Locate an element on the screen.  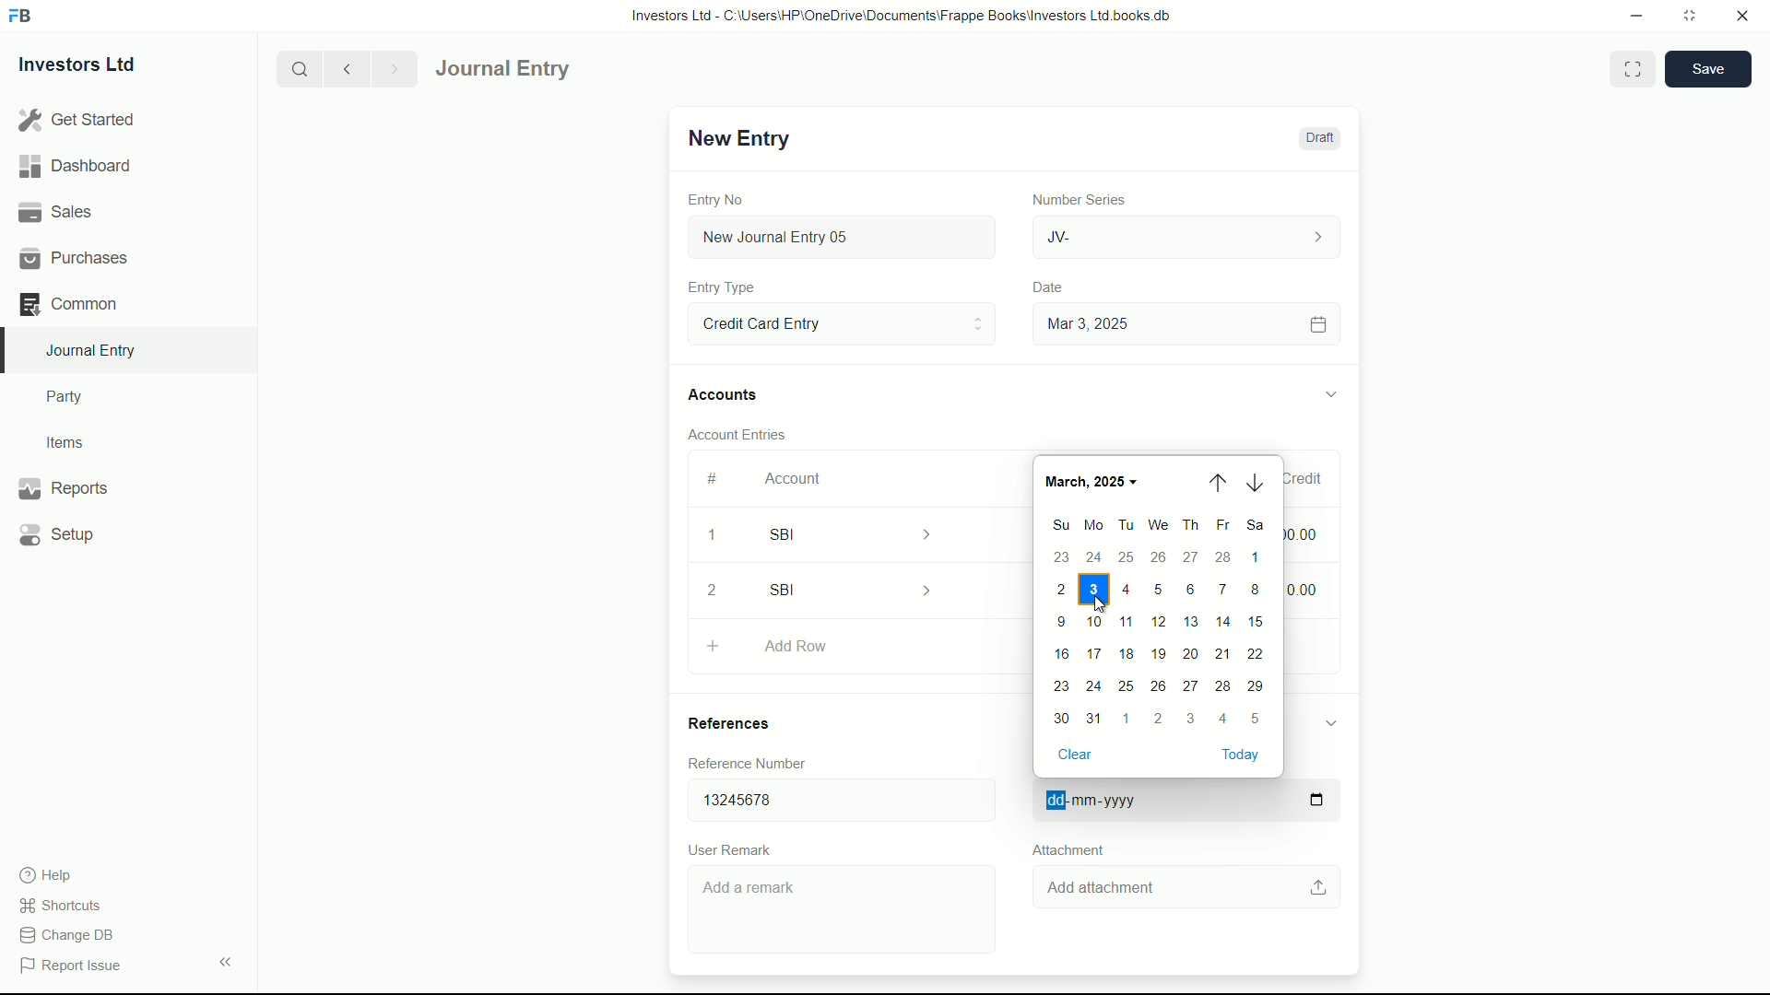
previous is located at coordinates (345, 68).